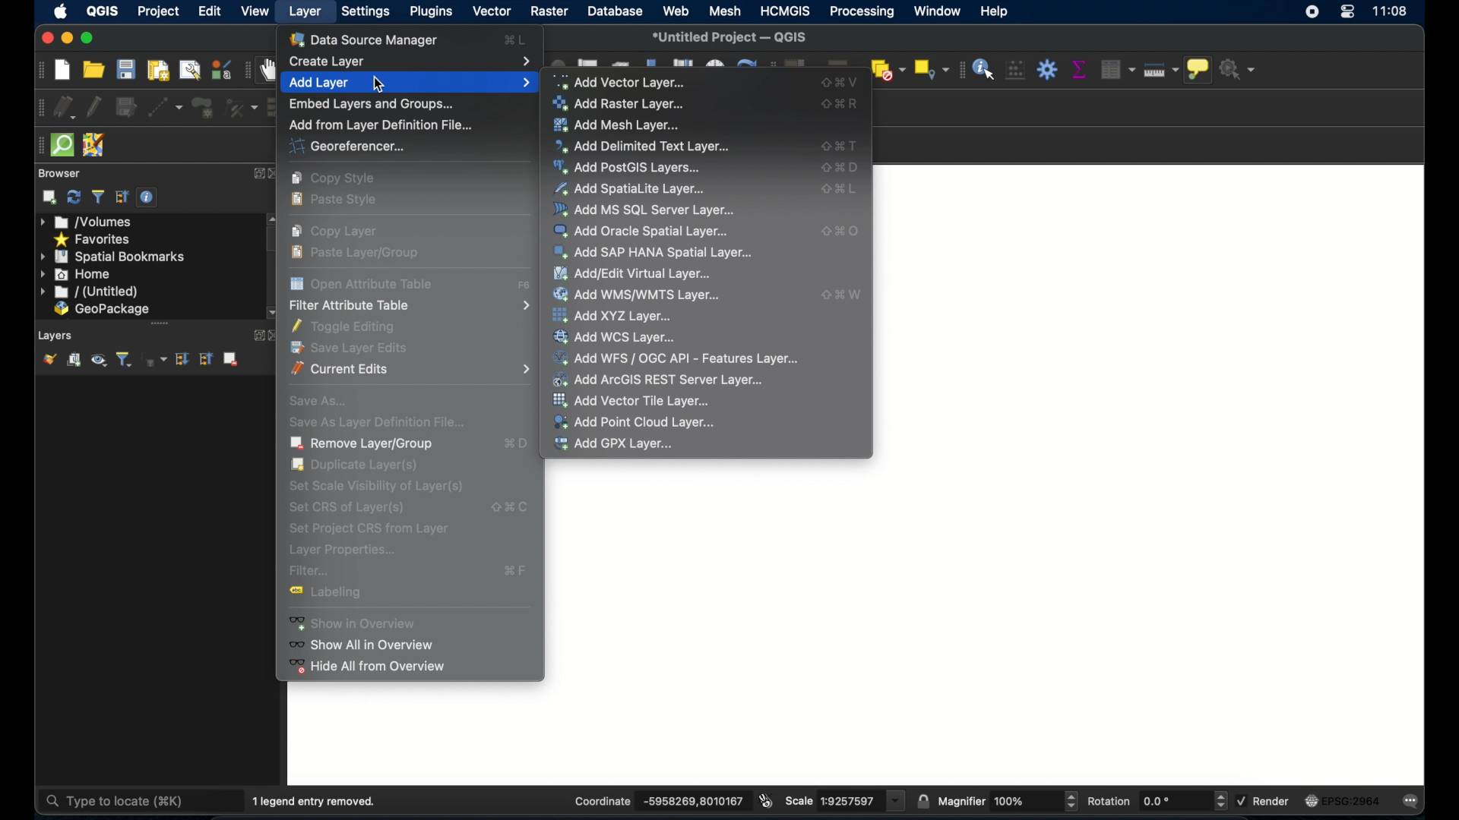  Describe the element at coordinates (690, 801) in the screenshot. I see `coordinate` at that location.